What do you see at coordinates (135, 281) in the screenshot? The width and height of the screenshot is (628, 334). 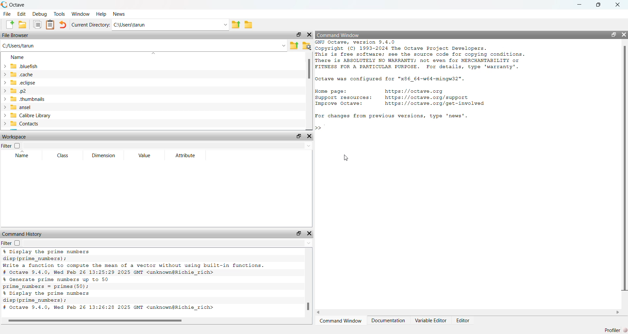 I see `% Display the prime numbers

disp (prime_numbers) ;

Write a function to compute the mean of a vector without using built-in functions.
# Octave 9.4.0, Wed Feb 26 13:25:29 2025 GMT <unknown@Richie_rich>

% Generate prime numbers up to 50

prime numbers = primes (50);

% Display the prime numbers

disp (prime_numbers) ;

# Octave 9.4.0, Wed Feb 26 13:26:28 2025 GMT <unknown@Richie_rich>` at bounding box center [135, 281].